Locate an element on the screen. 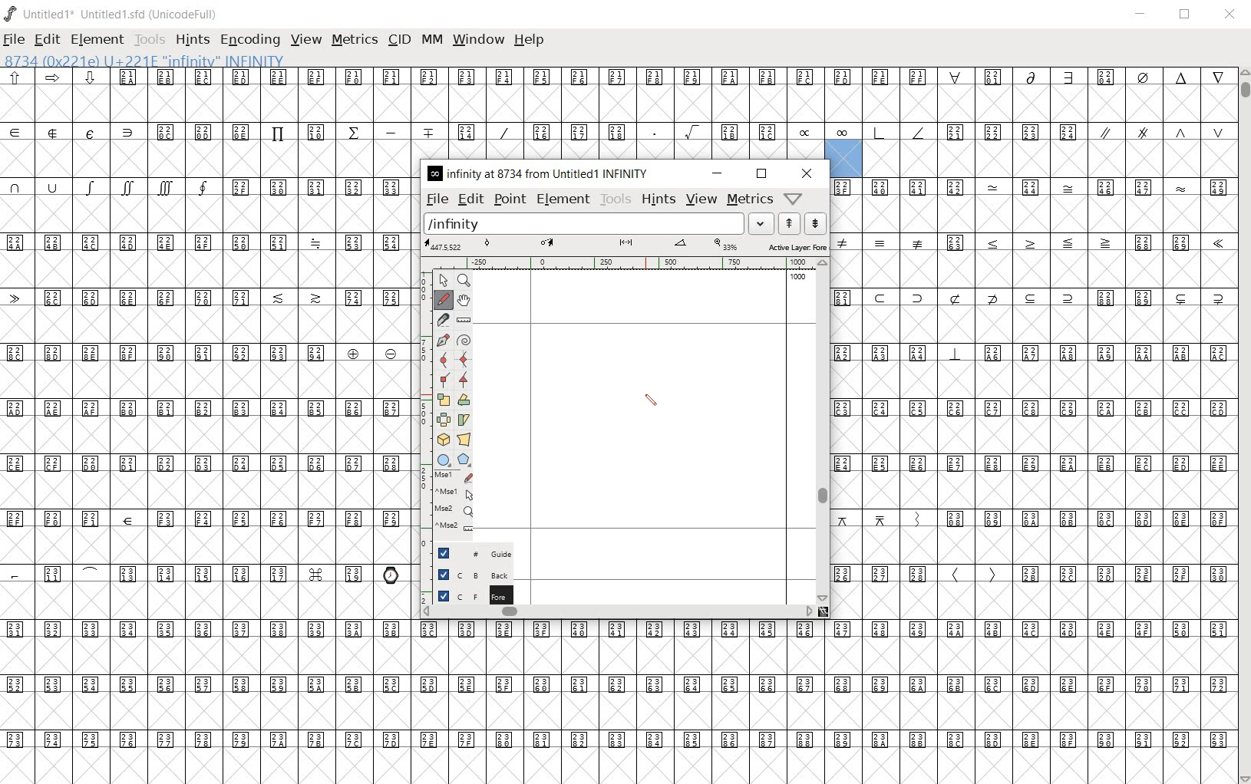 This screenshot has height=784, width=1251. symbols is located at coordinates (886, 518).